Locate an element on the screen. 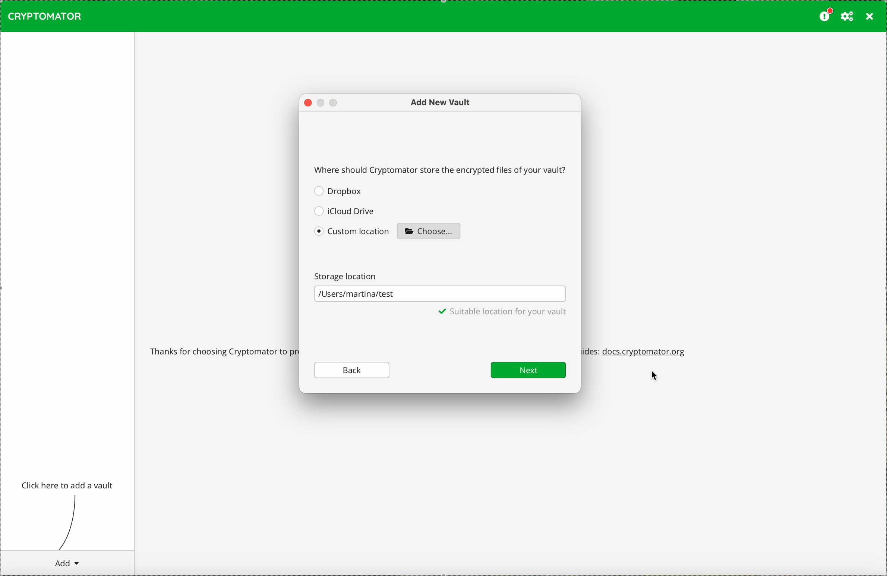  question is located at coordinates (442, 169).